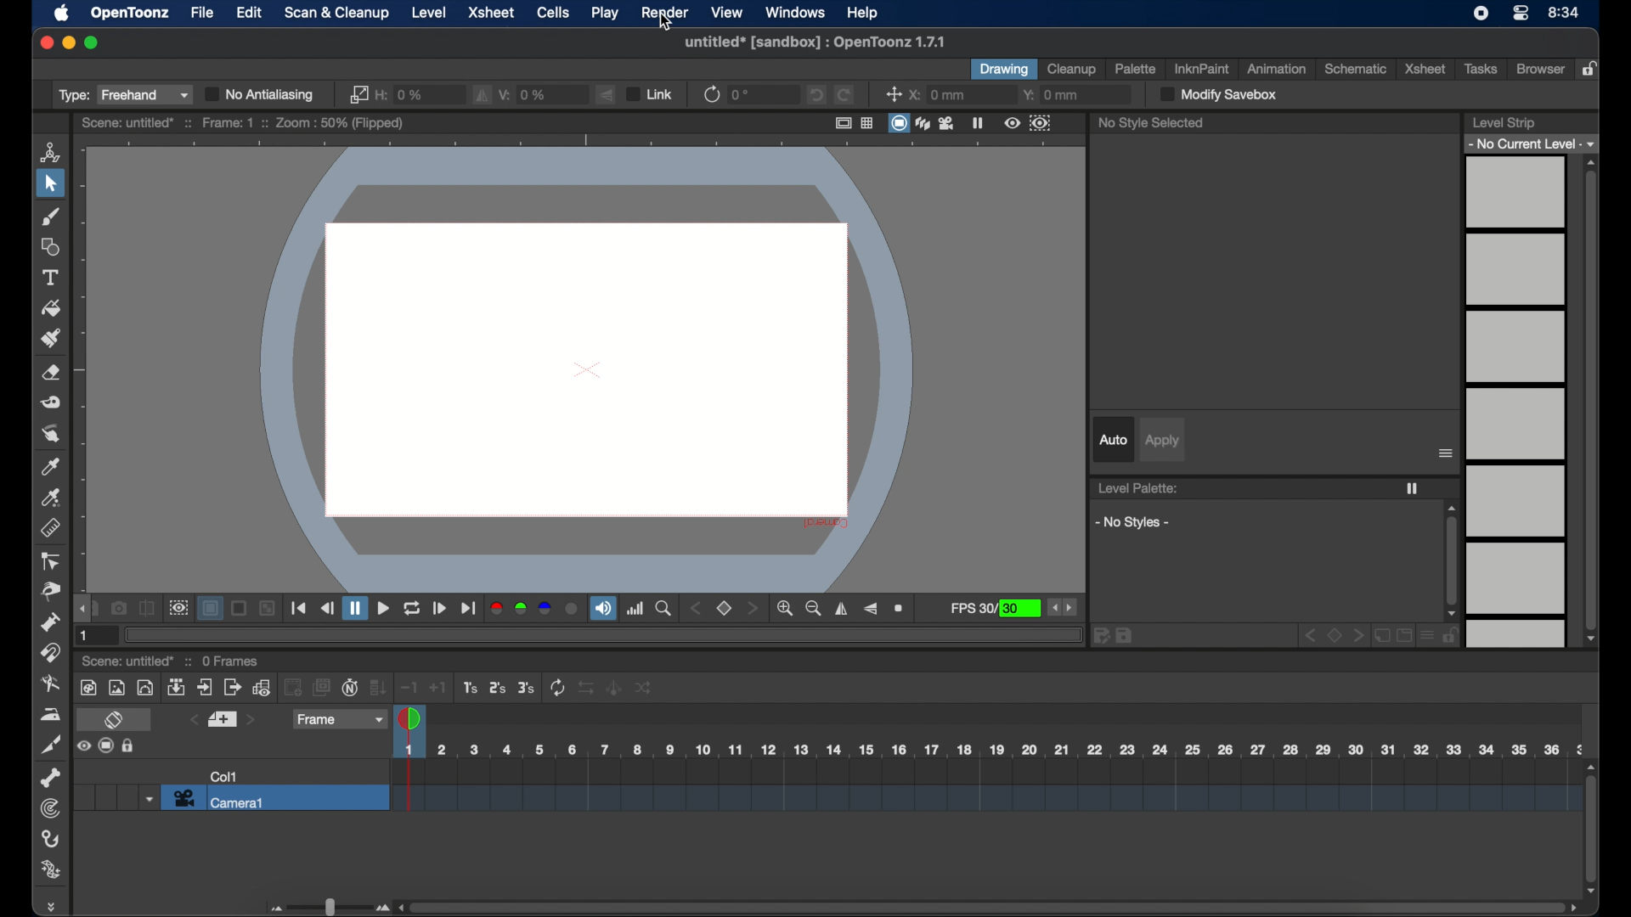 The width and height of the screenshot is (1631, 917). What do you see at coordinates (106, 745) in the screenshot?
I see `` at bounding box center [106, 745].